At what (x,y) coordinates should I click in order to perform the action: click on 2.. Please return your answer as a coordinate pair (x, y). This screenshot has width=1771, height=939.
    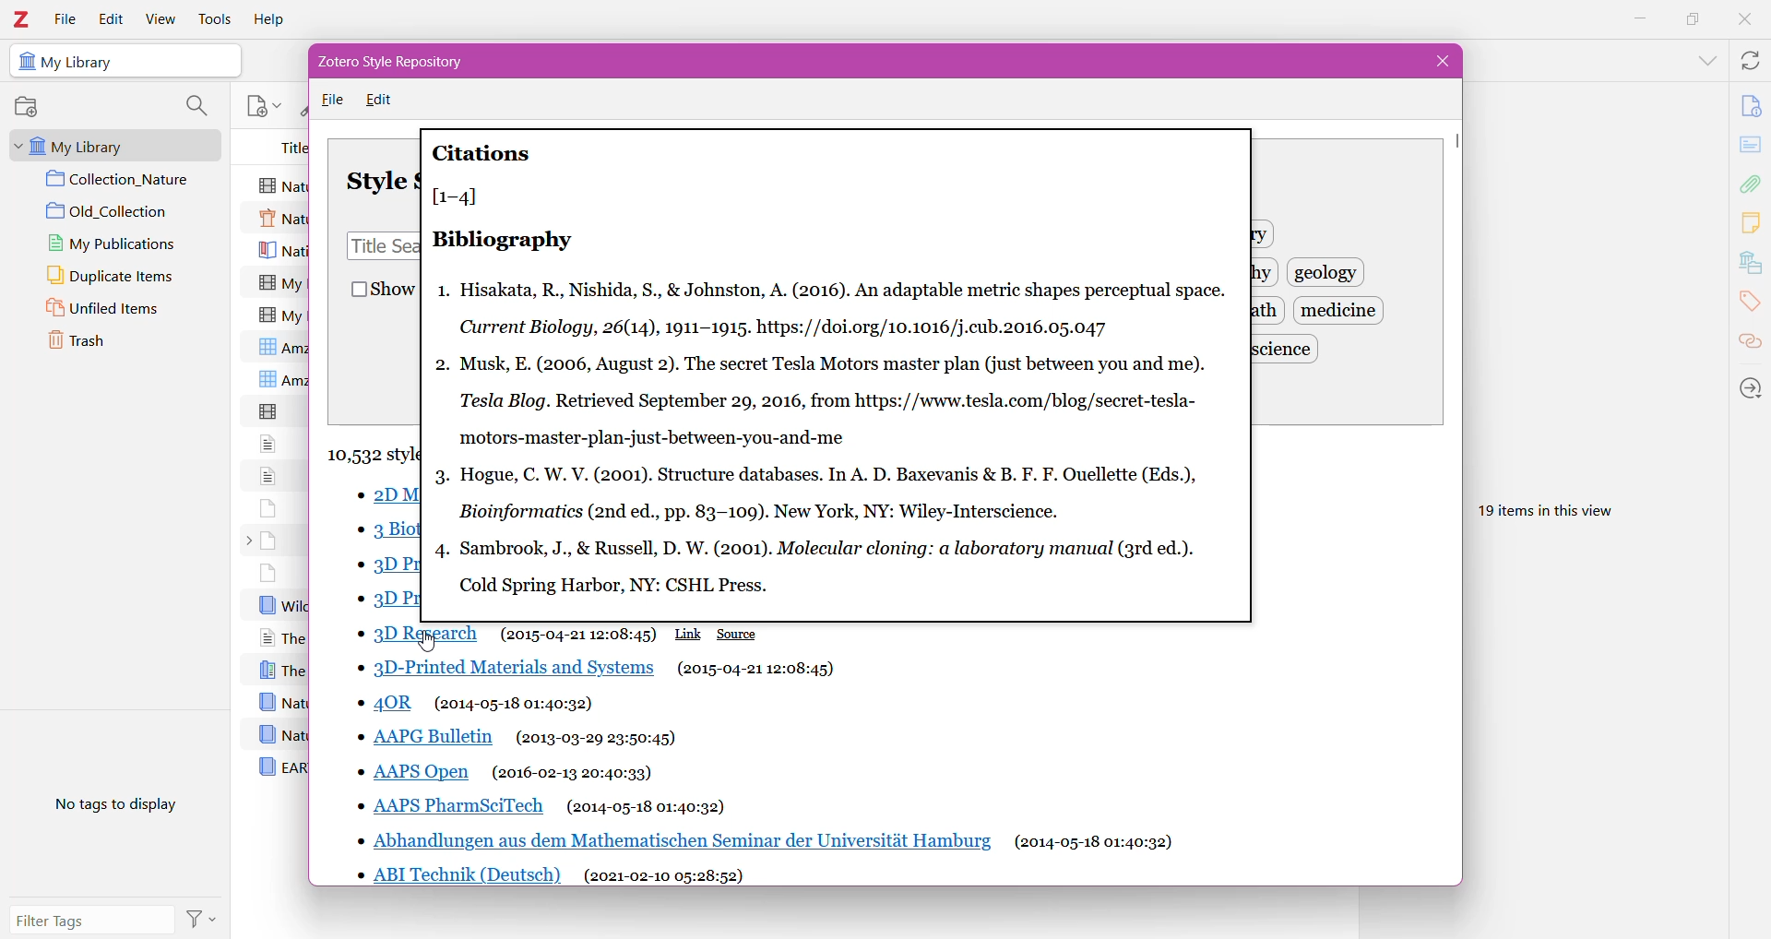
    Looking at the image, I should click on (441, 367).